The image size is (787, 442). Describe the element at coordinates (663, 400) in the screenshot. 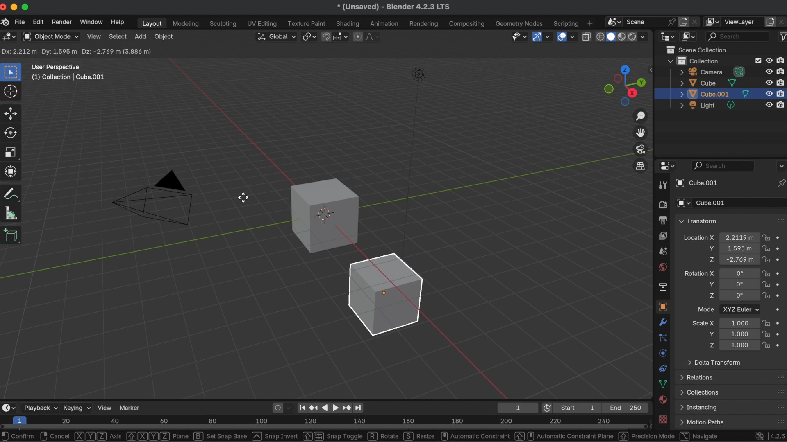

I see `material` at that location.